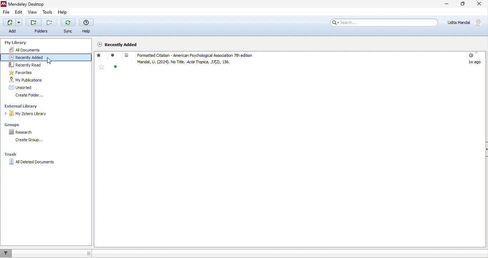 Image resolution: width=488 pixels, height=258 pixels. Describe the element at coordinates (30, 114) in the screenshot. I see `my zotero library` at that location.